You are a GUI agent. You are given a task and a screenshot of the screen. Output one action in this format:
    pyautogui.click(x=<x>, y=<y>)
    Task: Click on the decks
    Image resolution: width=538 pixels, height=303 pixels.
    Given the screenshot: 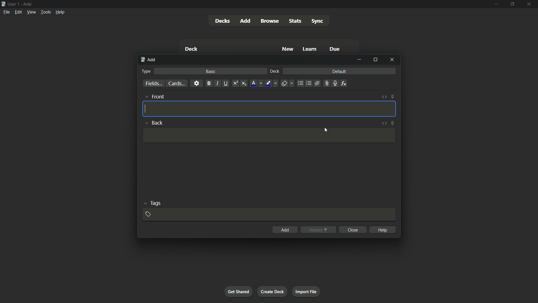 What is the action you would take?
    pyautogui.click(x=223, y=21)
    